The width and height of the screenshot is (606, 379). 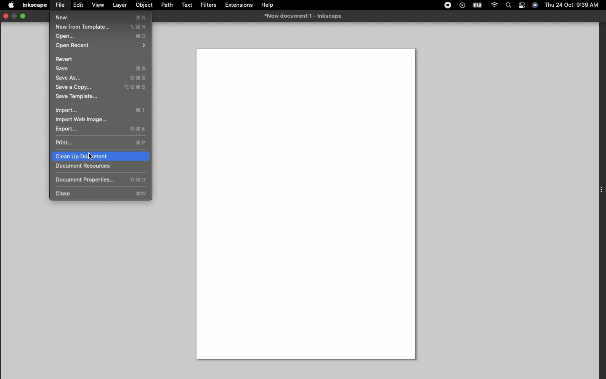 I want to click on minimise, so click(x=15, y=16).